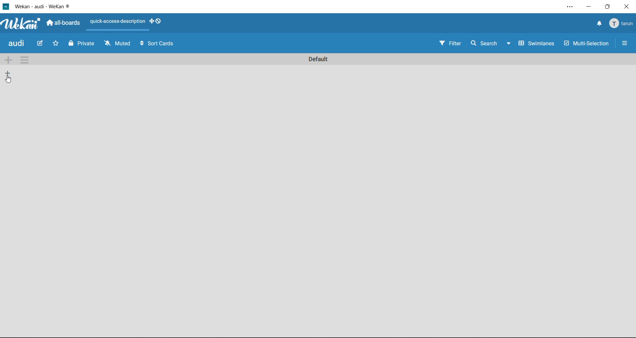 Image resolution: width=636 pixels, height=338 pixels. Describe the element at coordinates (319, 60) in the screenshot. I see `Default` at that location.